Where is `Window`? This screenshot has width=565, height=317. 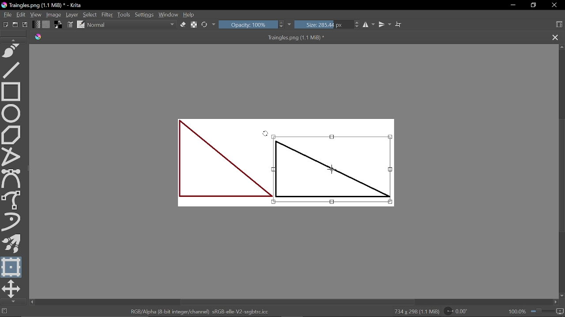 Window is located at coordinates (168, 15).